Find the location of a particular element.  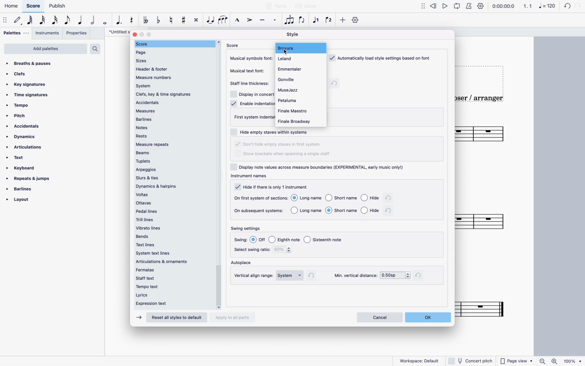

more is located at coordinates (422, 5).